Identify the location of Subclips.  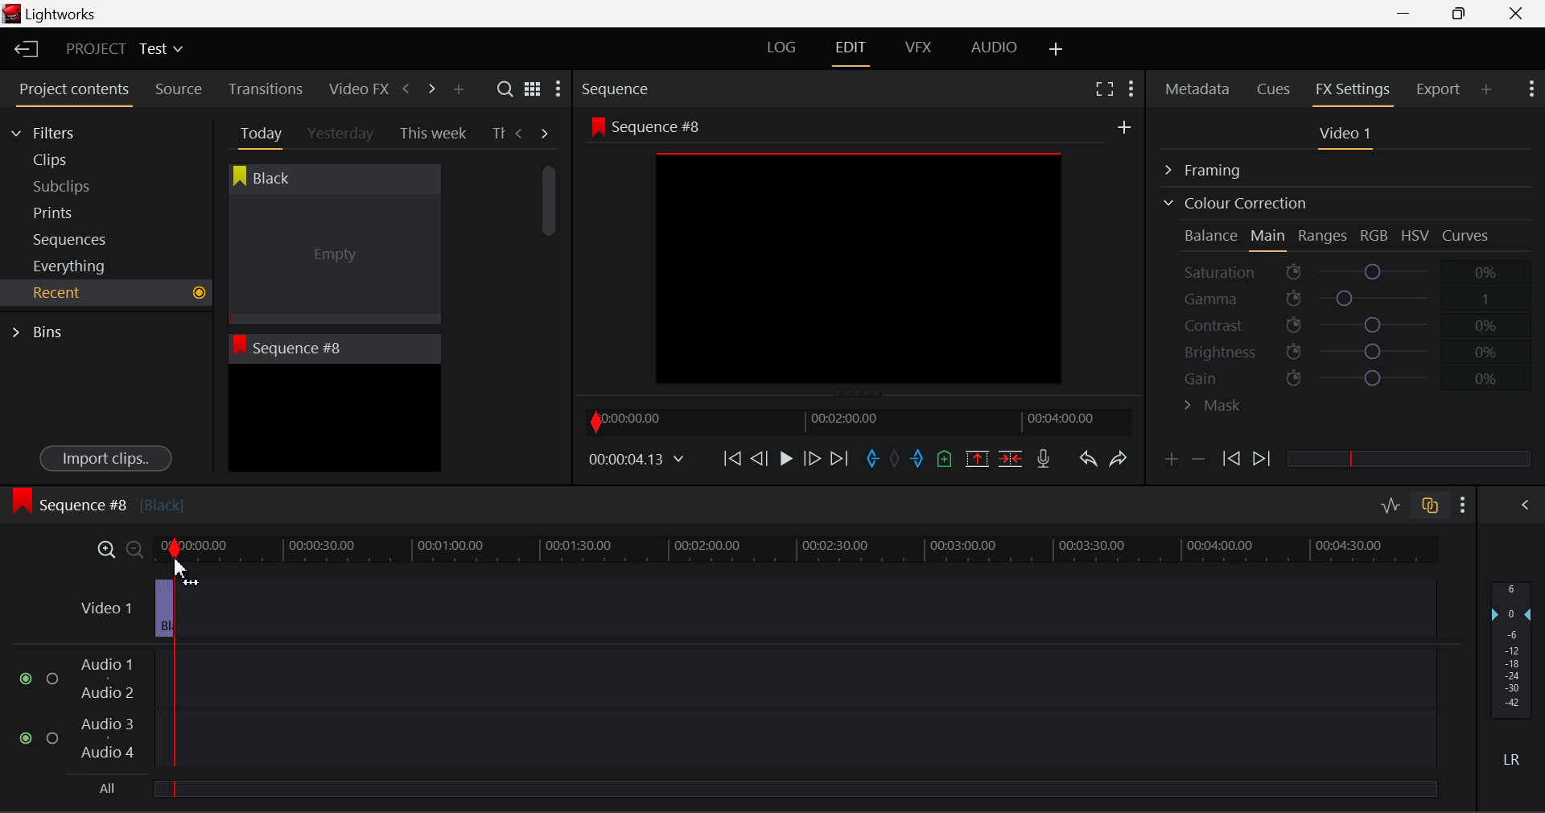
(77, 186).